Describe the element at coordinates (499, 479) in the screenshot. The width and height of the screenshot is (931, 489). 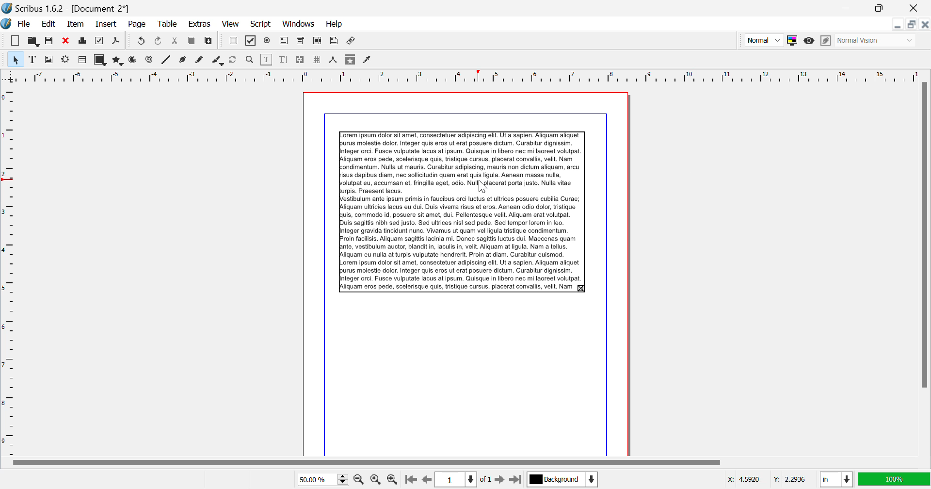
I see `Next Page` at that location.